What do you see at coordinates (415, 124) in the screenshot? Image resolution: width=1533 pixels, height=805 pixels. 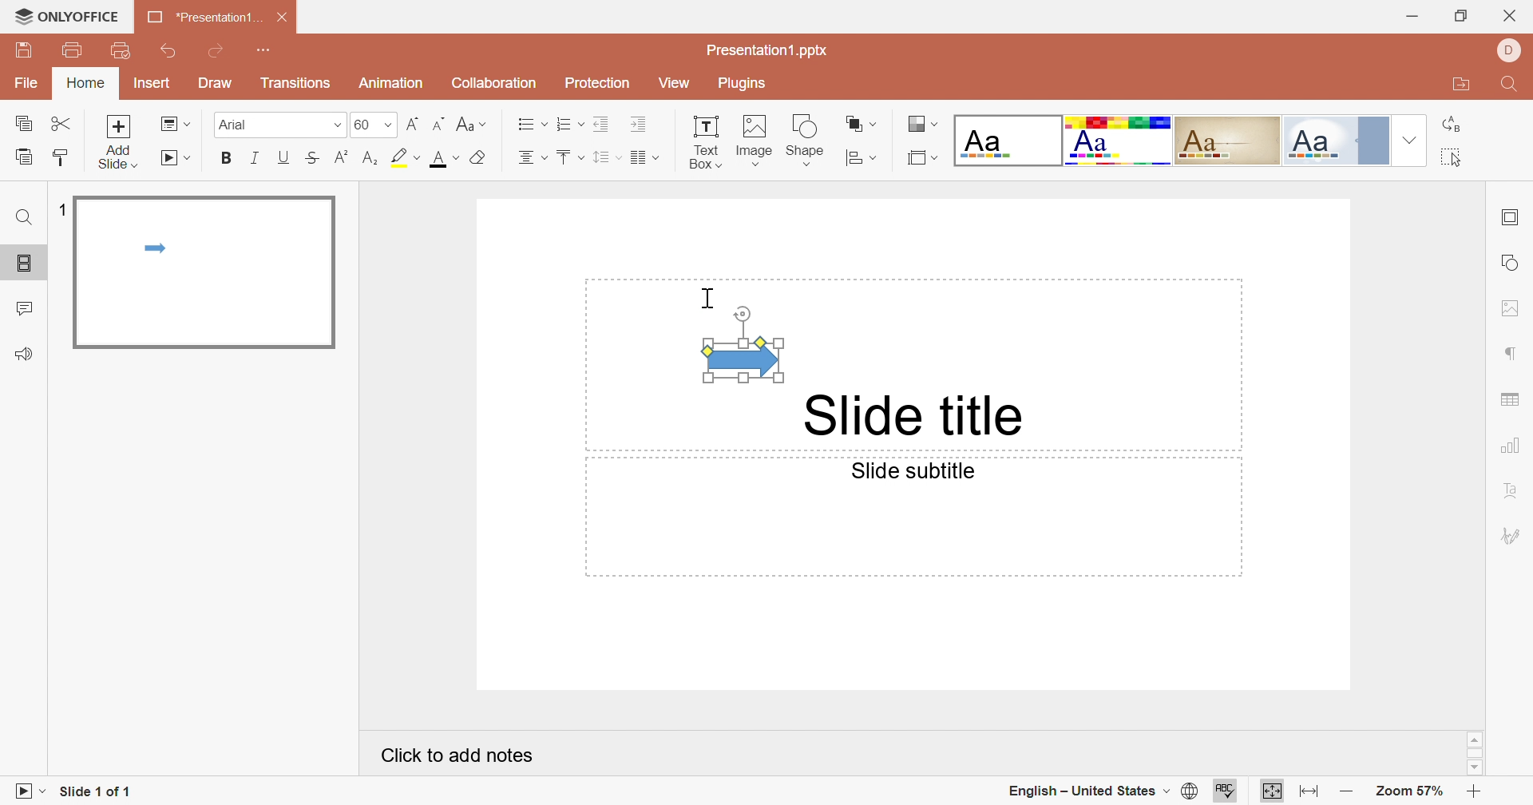 I see `Increment font size` at bounding box center [415, 124].